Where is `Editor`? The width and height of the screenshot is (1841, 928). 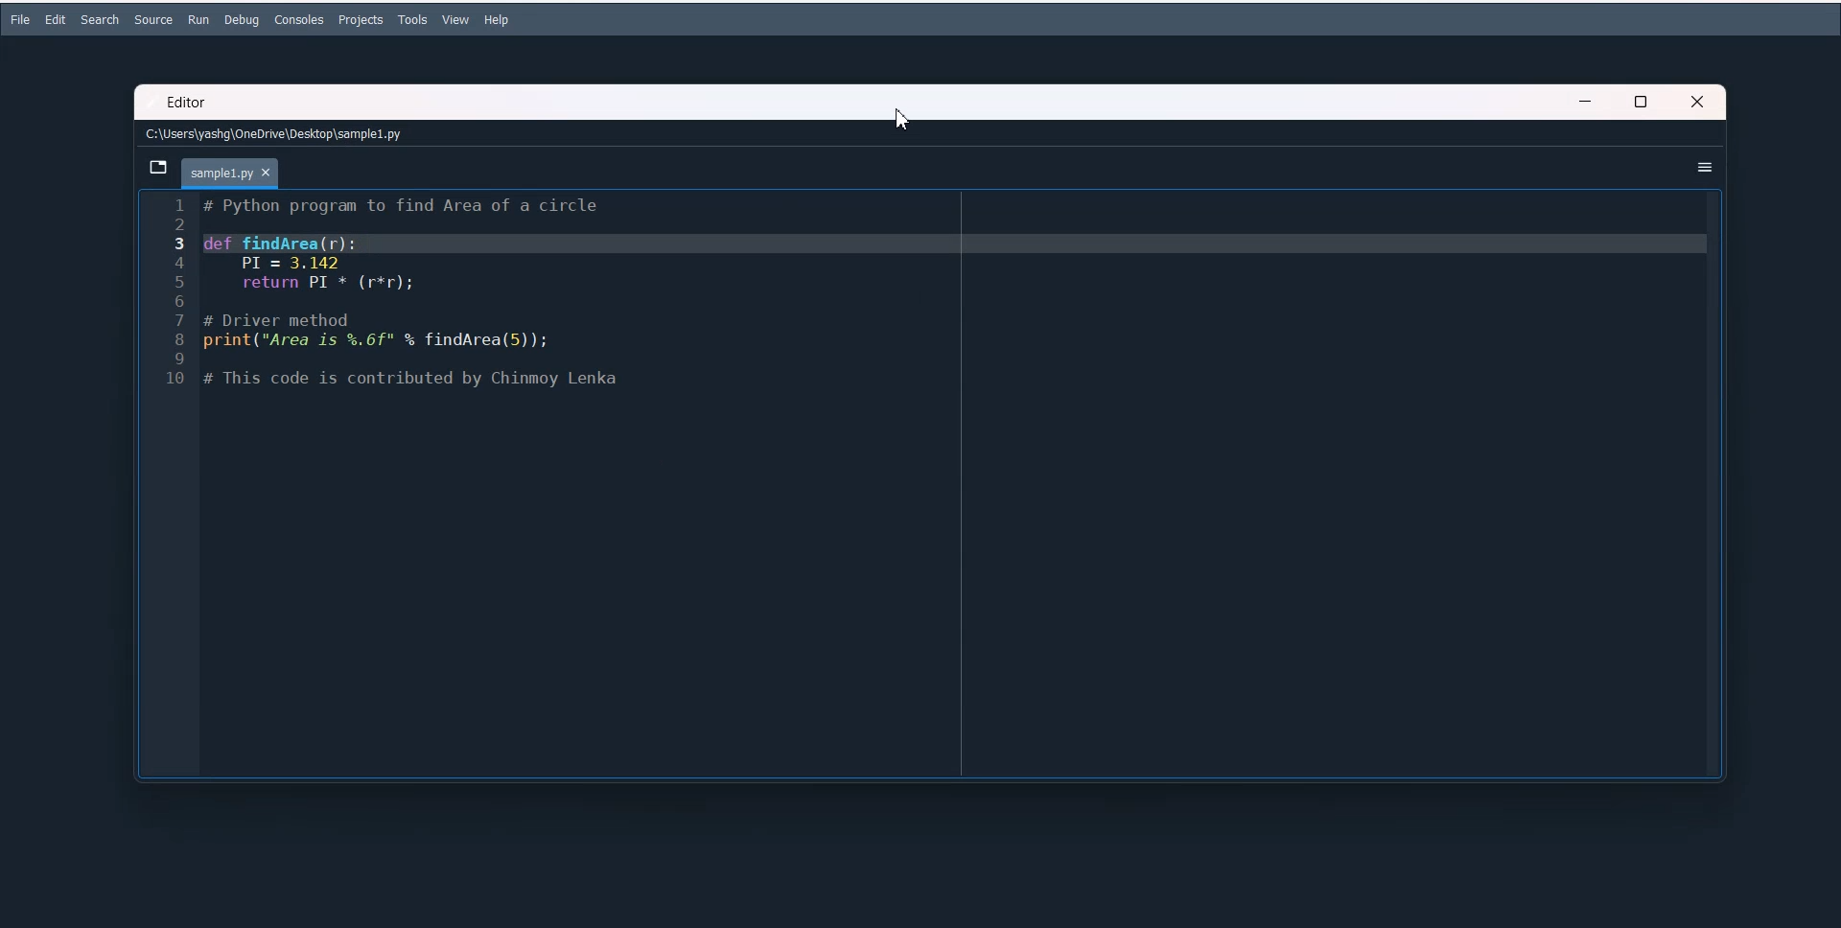 Editor is located at coordinates (185, 104).